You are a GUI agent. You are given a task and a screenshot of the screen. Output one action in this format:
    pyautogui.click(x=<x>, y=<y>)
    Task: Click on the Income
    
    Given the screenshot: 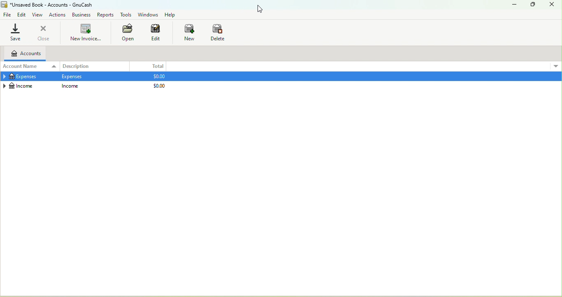 What is the action you would take?
    pyautogui.click(x=70, y=86)
    